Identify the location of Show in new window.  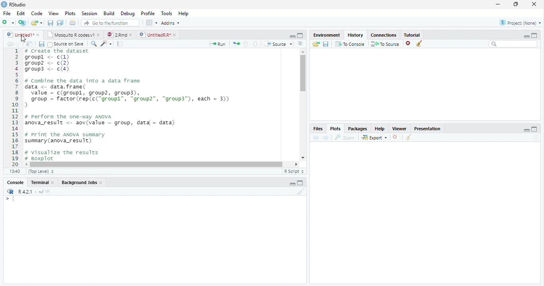
(31, 45).